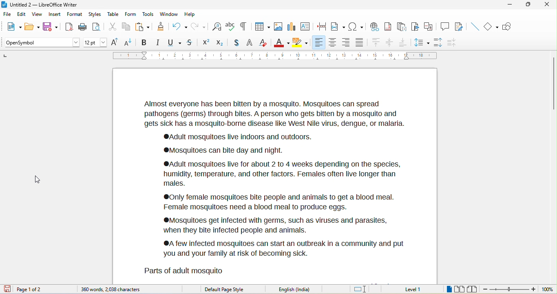  Describe the element at coordinates (278, 56) in the screenshot. I see `ruler` at that location.